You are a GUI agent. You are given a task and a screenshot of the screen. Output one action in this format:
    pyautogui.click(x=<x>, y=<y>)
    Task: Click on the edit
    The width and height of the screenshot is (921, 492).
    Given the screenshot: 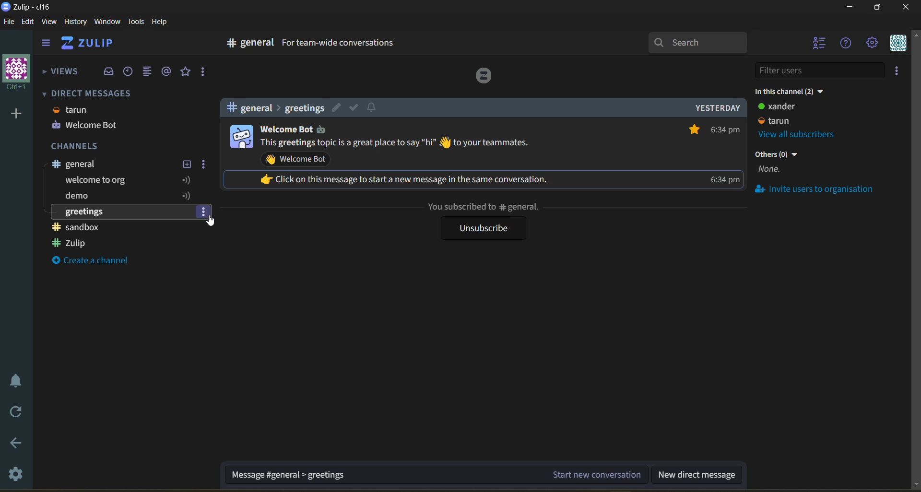 What is the action you would take?
    pyautogui.click(x=31, y=23)
    